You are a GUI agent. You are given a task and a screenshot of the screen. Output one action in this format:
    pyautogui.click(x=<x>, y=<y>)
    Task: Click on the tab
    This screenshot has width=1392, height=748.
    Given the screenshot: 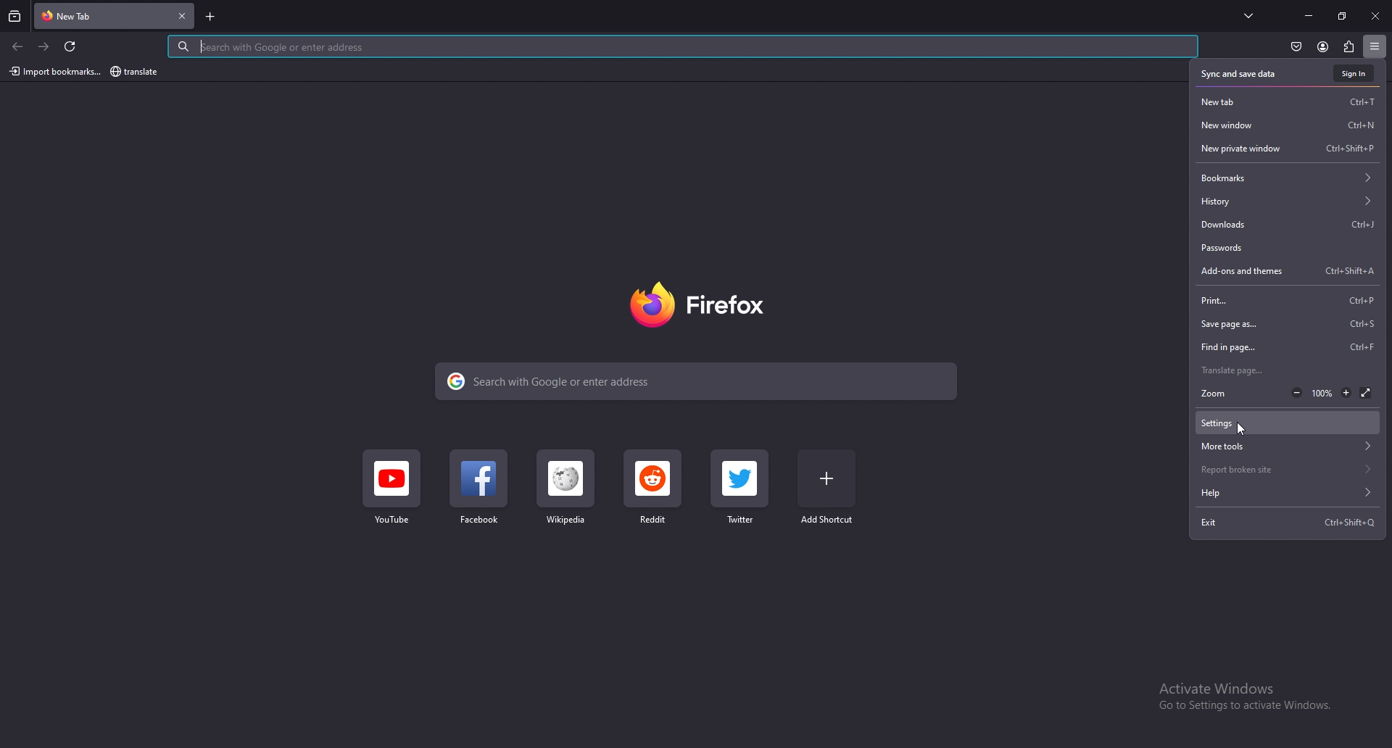 What is the action you would take?
    pyautogui.click(x=96, y=17)
    